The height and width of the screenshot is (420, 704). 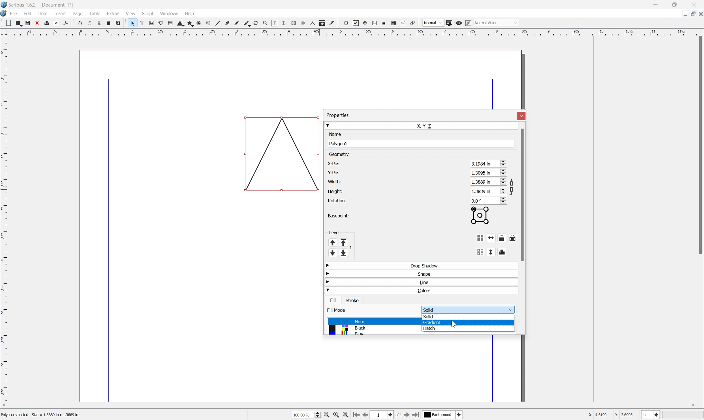 What do you see at coordinates (407, 415) in the screenshot?
I see `Go to next page` at bounding box center [407, 415].